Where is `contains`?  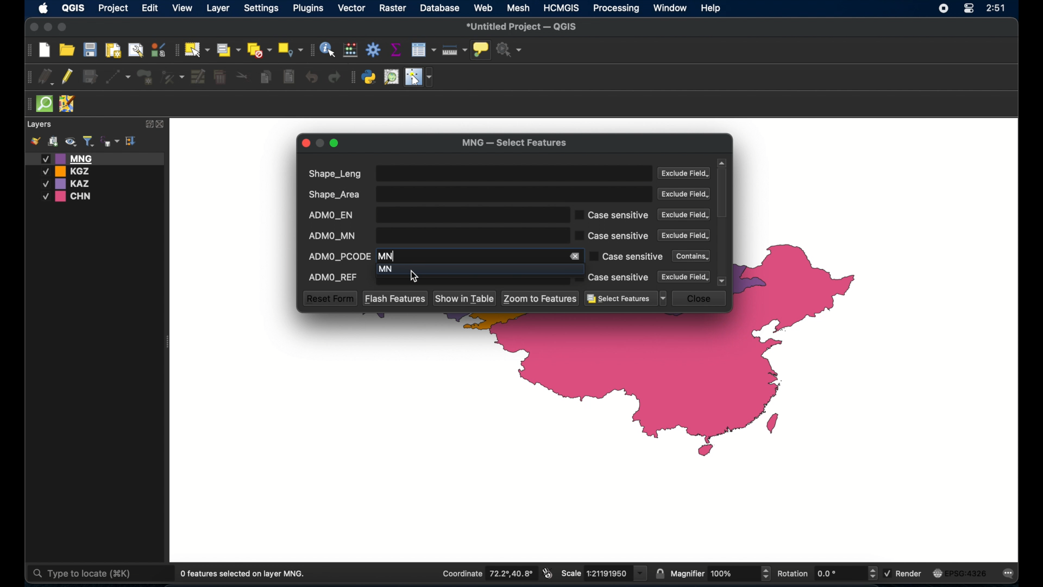 contains is located at coordinates (688, 255).